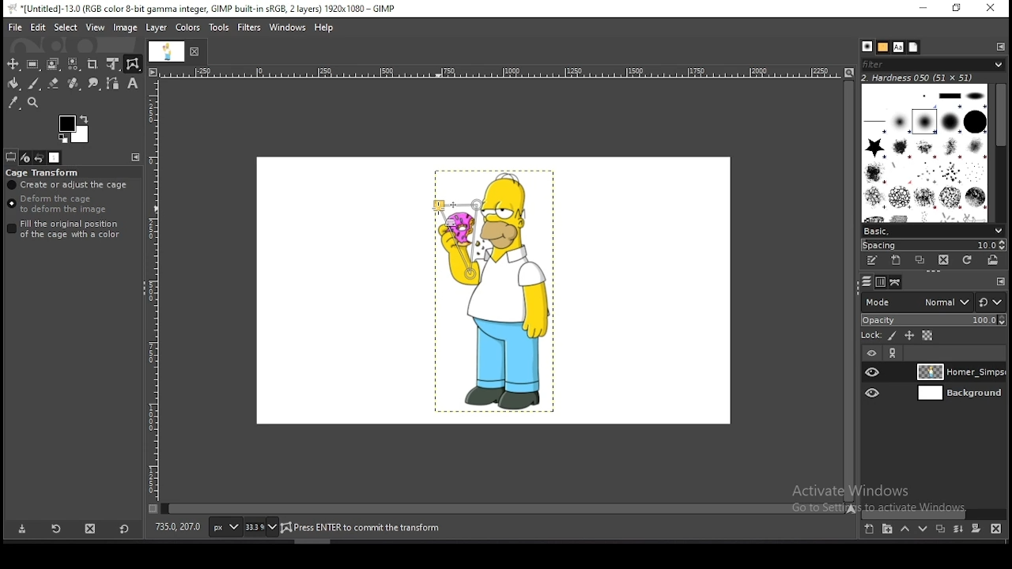  I want to click on configure this tab, so click(137, 158).